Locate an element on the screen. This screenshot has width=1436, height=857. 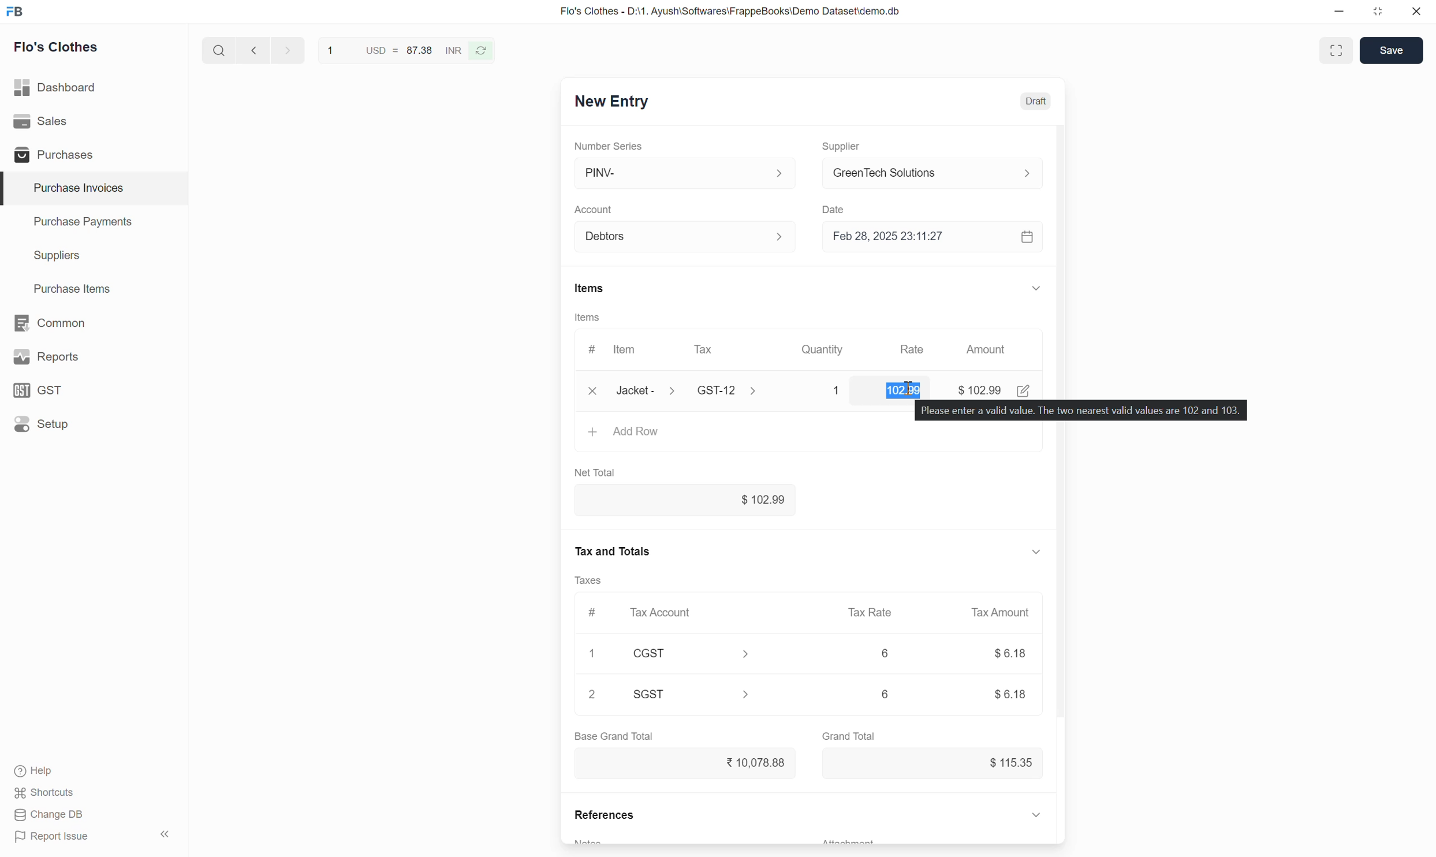
Frappe Books logo is located at coordinates (14, 12).